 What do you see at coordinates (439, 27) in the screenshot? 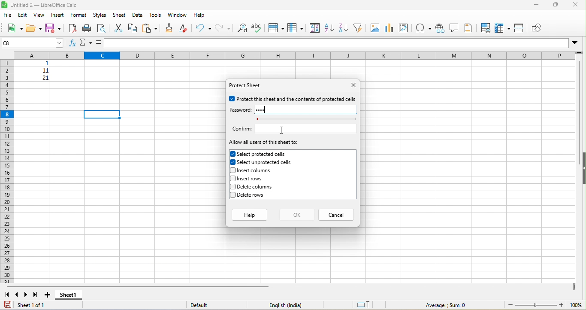
I see `hyperlink` at bounding box center [439, 27].